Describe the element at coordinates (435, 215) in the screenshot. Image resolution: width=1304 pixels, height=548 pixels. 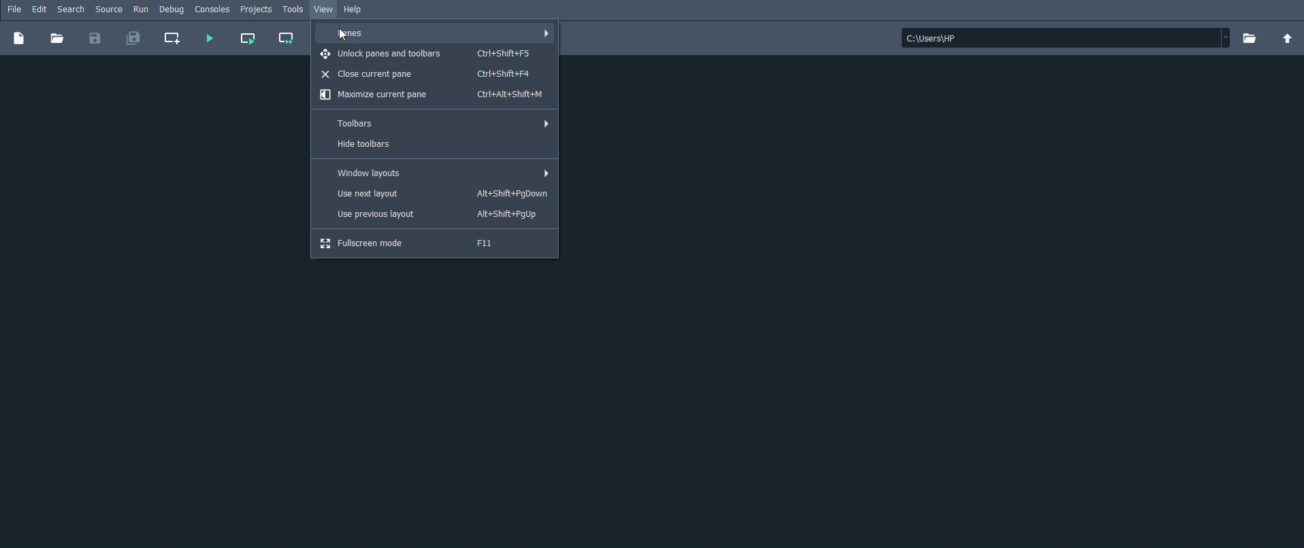
I see `Use previous layout` at that location.